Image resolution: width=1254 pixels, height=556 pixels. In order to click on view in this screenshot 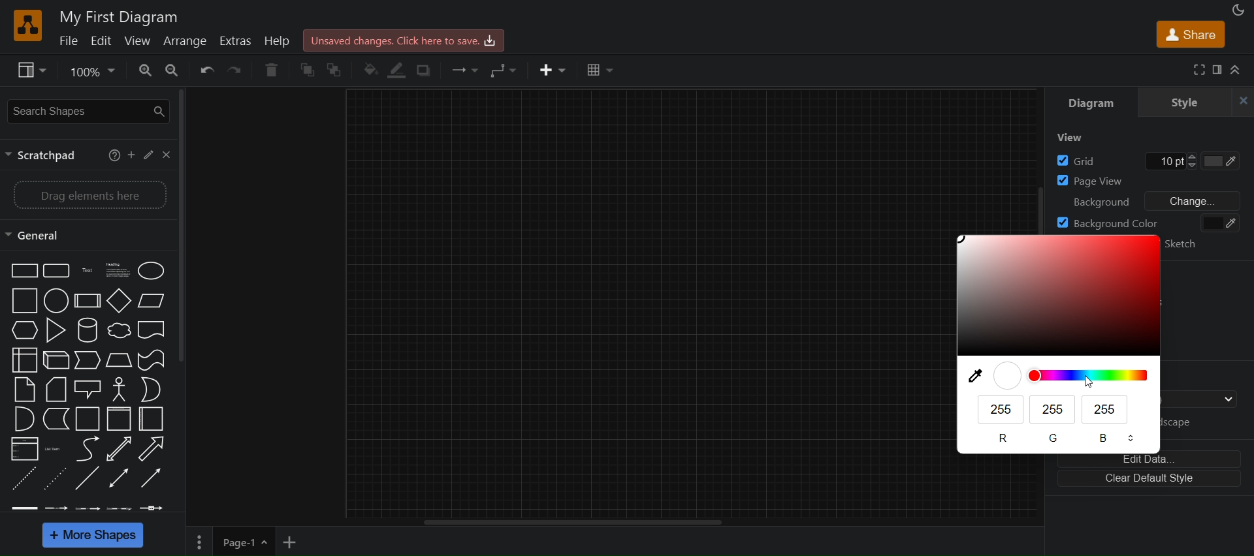, I will do `click(138, 42)`.